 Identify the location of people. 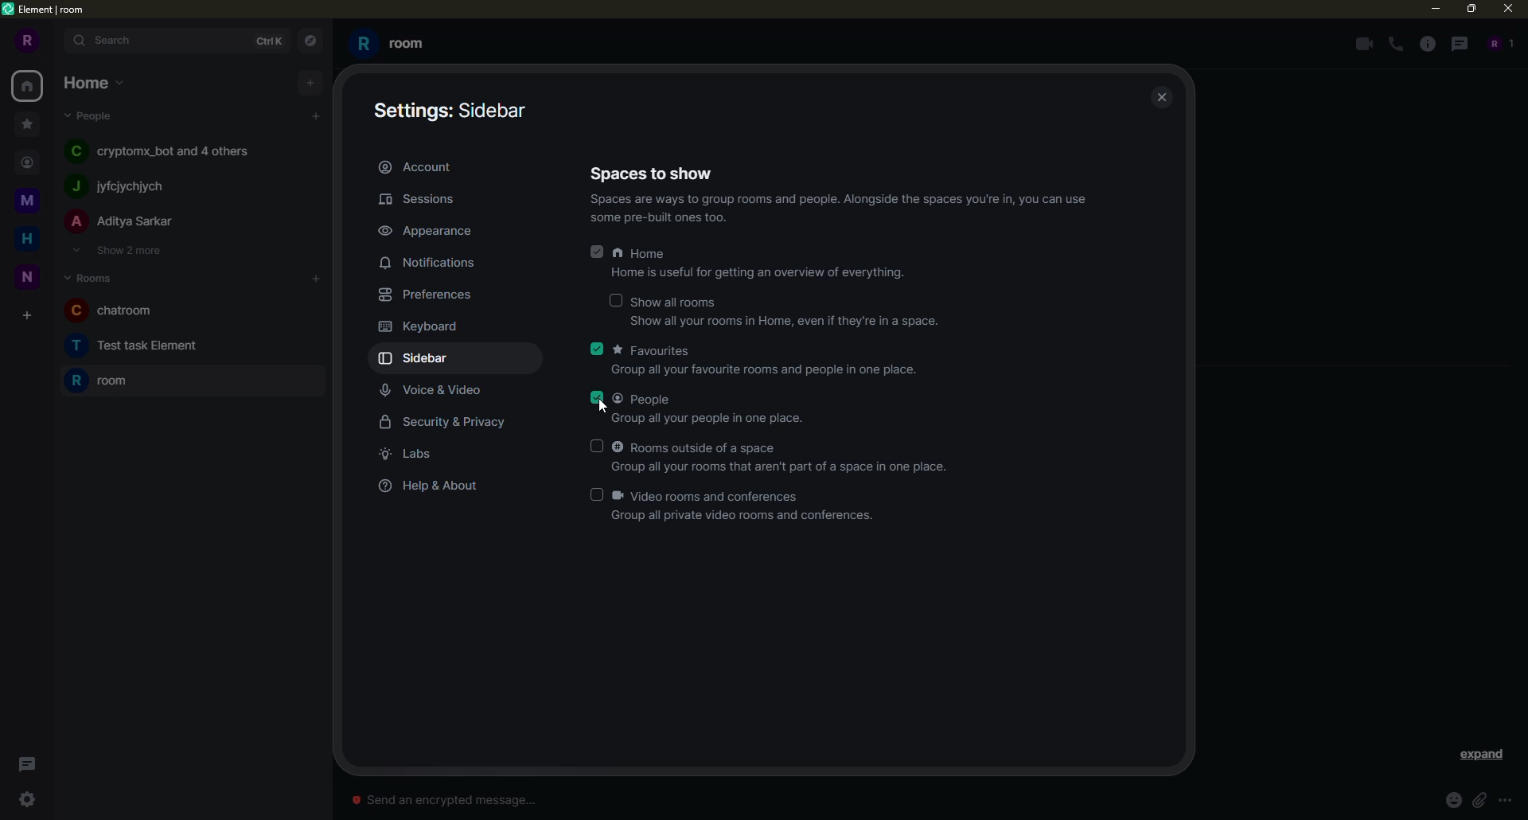
(1498, 44).